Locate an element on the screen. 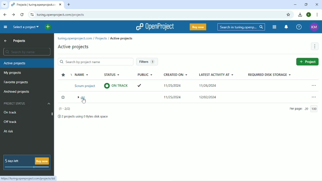  Site is located at coordinates (62, 15).